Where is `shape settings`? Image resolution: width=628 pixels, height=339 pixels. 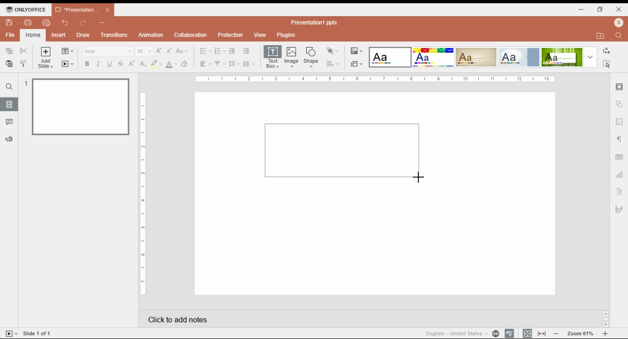 shape settings is located at coordinates (619, 104).